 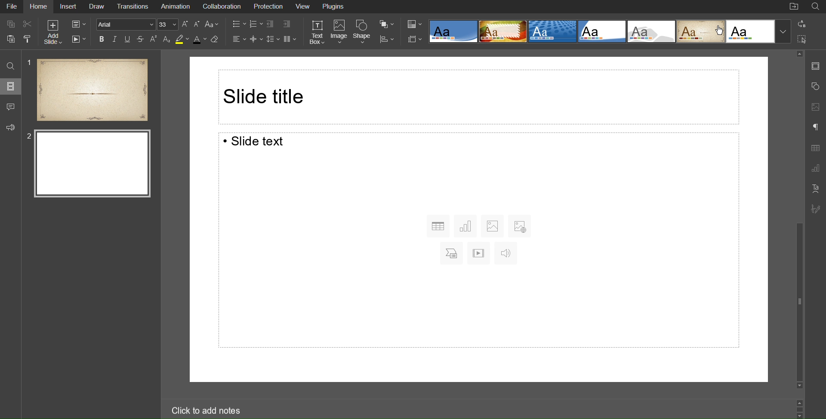 What do you see at coordinates (794, 7) in the screenshot?
I see `Open File Location` at bounding box center [794, 7].